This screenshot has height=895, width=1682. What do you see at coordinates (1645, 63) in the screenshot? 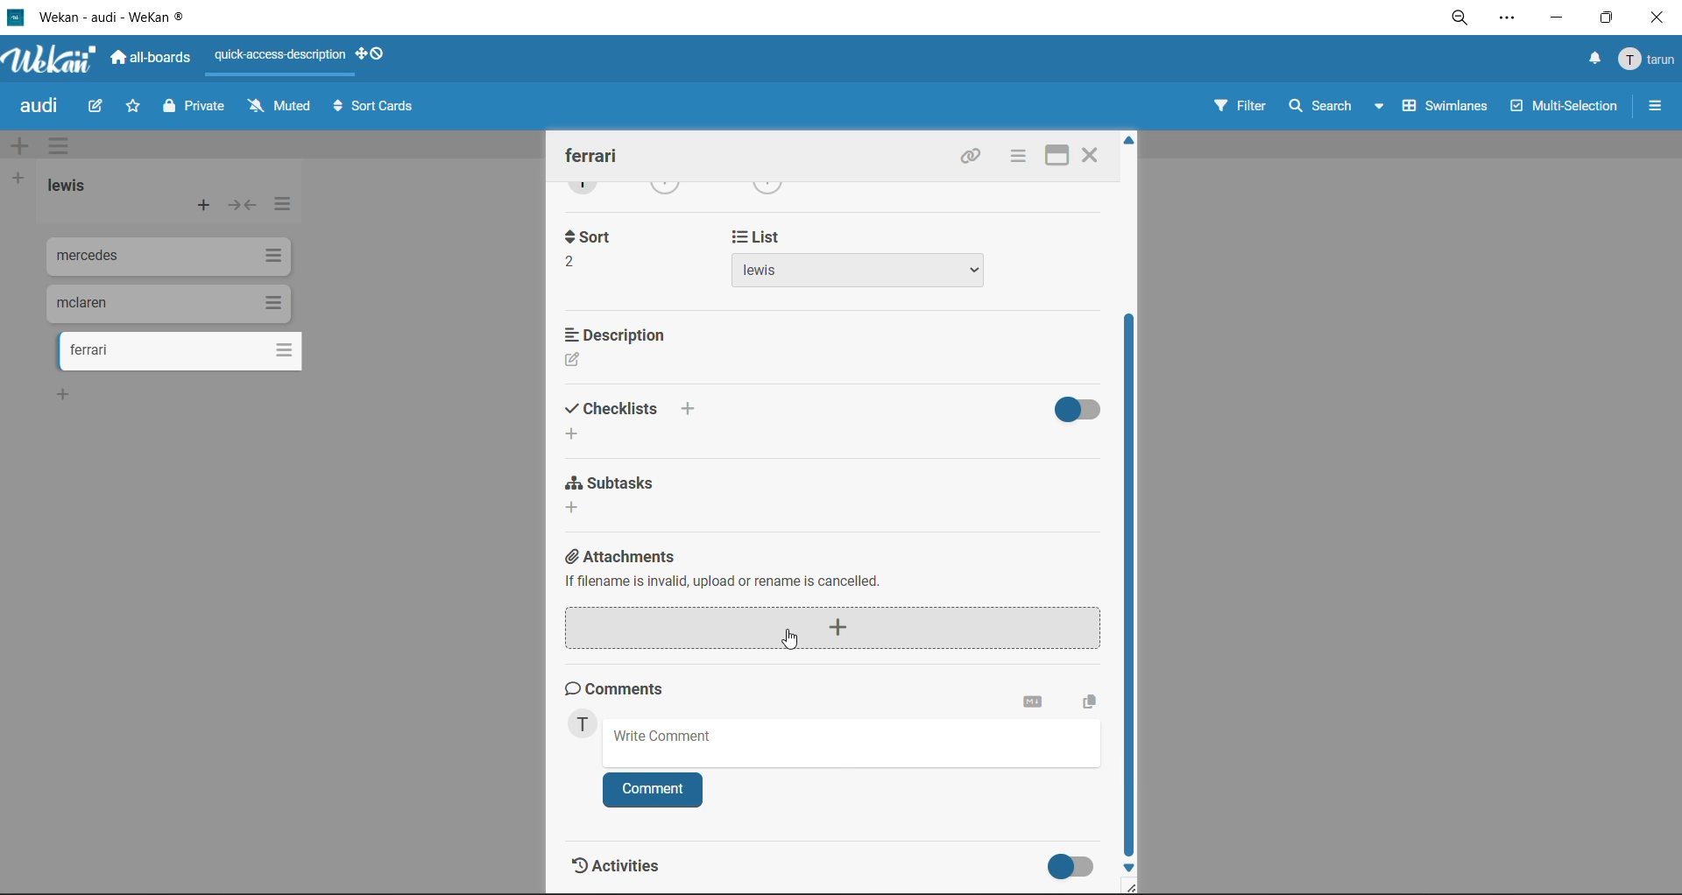
I see `menu` at bounding box center [1645, 63].